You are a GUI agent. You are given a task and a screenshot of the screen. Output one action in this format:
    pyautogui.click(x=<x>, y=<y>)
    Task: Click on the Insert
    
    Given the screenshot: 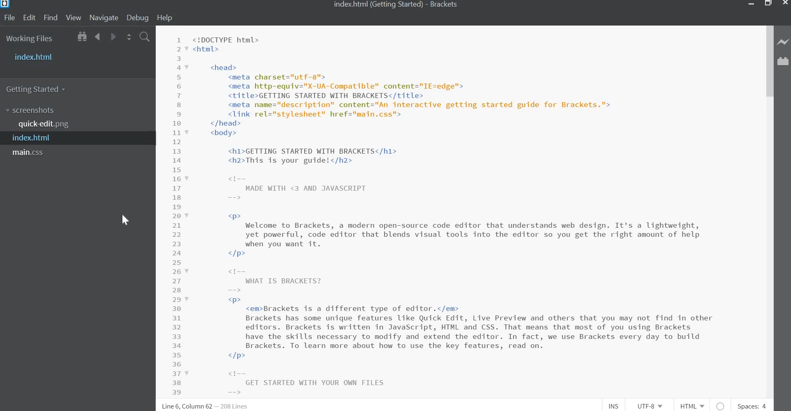 What is the action you would take?
    pyautogui.click(x=616, y=406)
    